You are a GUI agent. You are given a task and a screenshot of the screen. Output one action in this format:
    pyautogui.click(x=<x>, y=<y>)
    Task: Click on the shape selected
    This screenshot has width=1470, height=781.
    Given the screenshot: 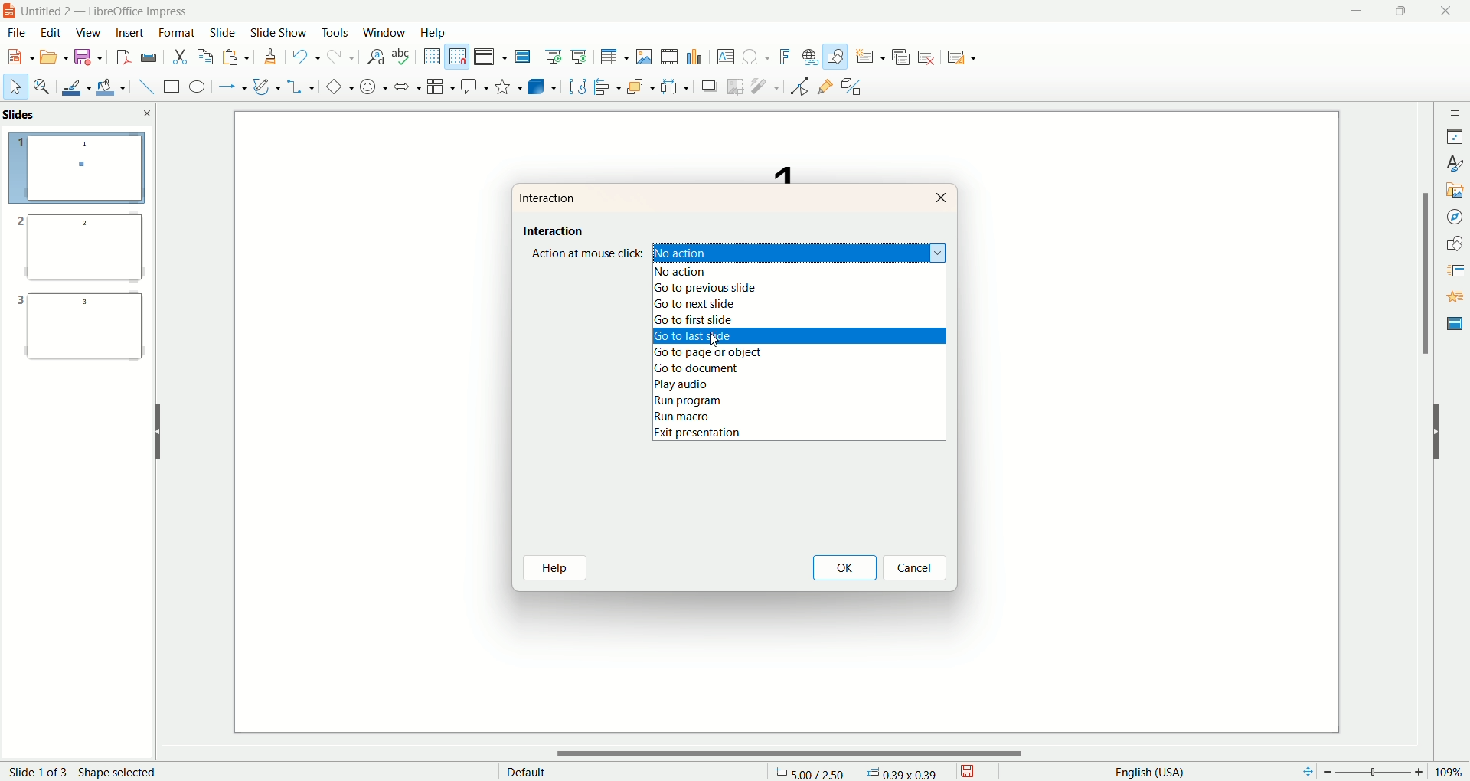 What is the action you would take?
    pyautogui.click(x=121, y=770)
    